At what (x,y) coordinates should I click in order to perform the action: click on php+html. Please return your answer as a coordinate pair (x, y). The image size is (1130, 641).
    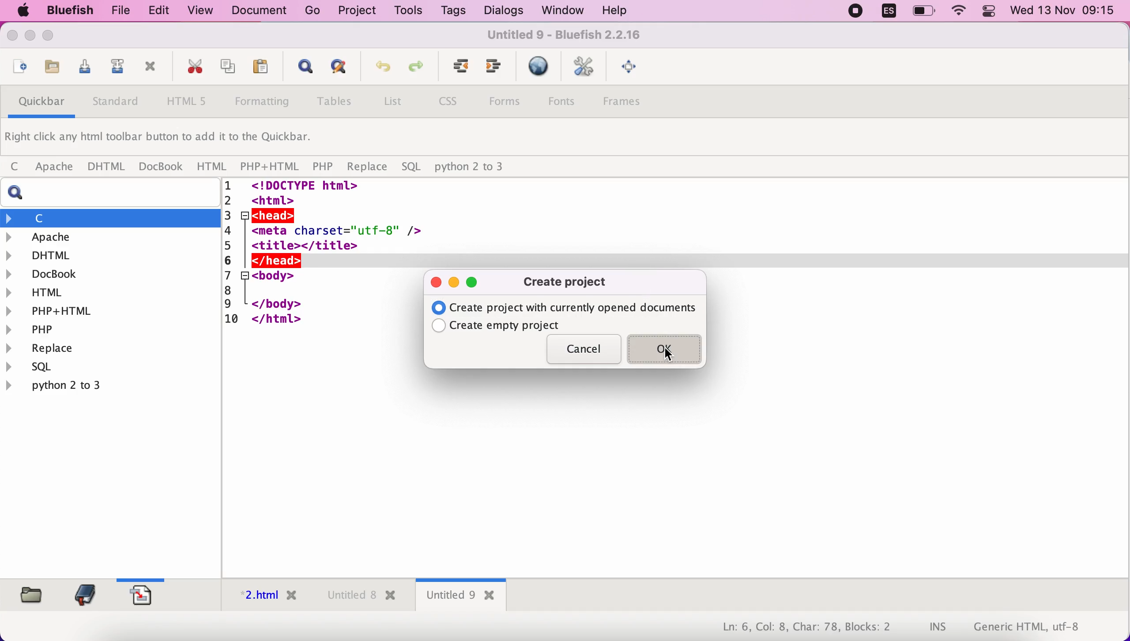
    Looking at the image, I should click on (269, 167).